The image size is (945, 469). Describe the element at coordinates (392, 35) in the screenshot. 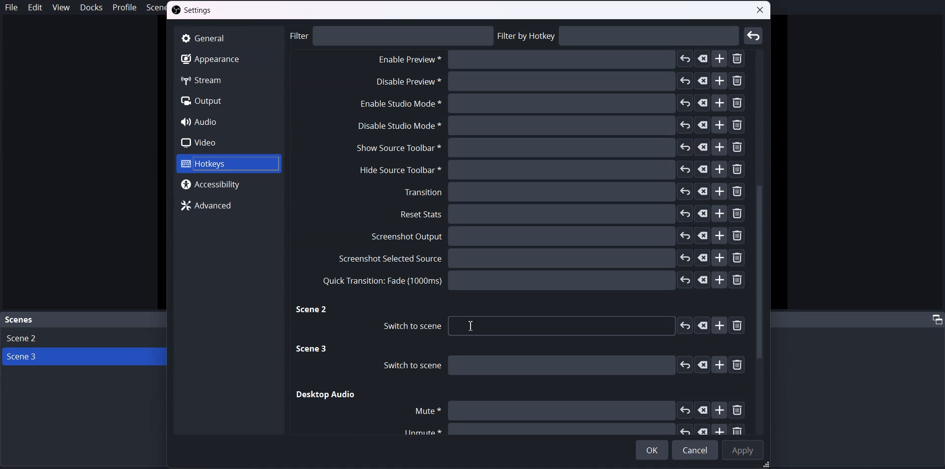

I see `philtre` at that location.